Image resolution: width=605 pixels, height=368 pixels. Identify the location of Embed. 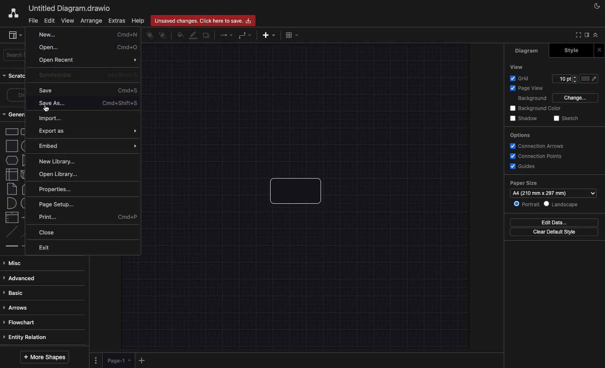
(89, 146).